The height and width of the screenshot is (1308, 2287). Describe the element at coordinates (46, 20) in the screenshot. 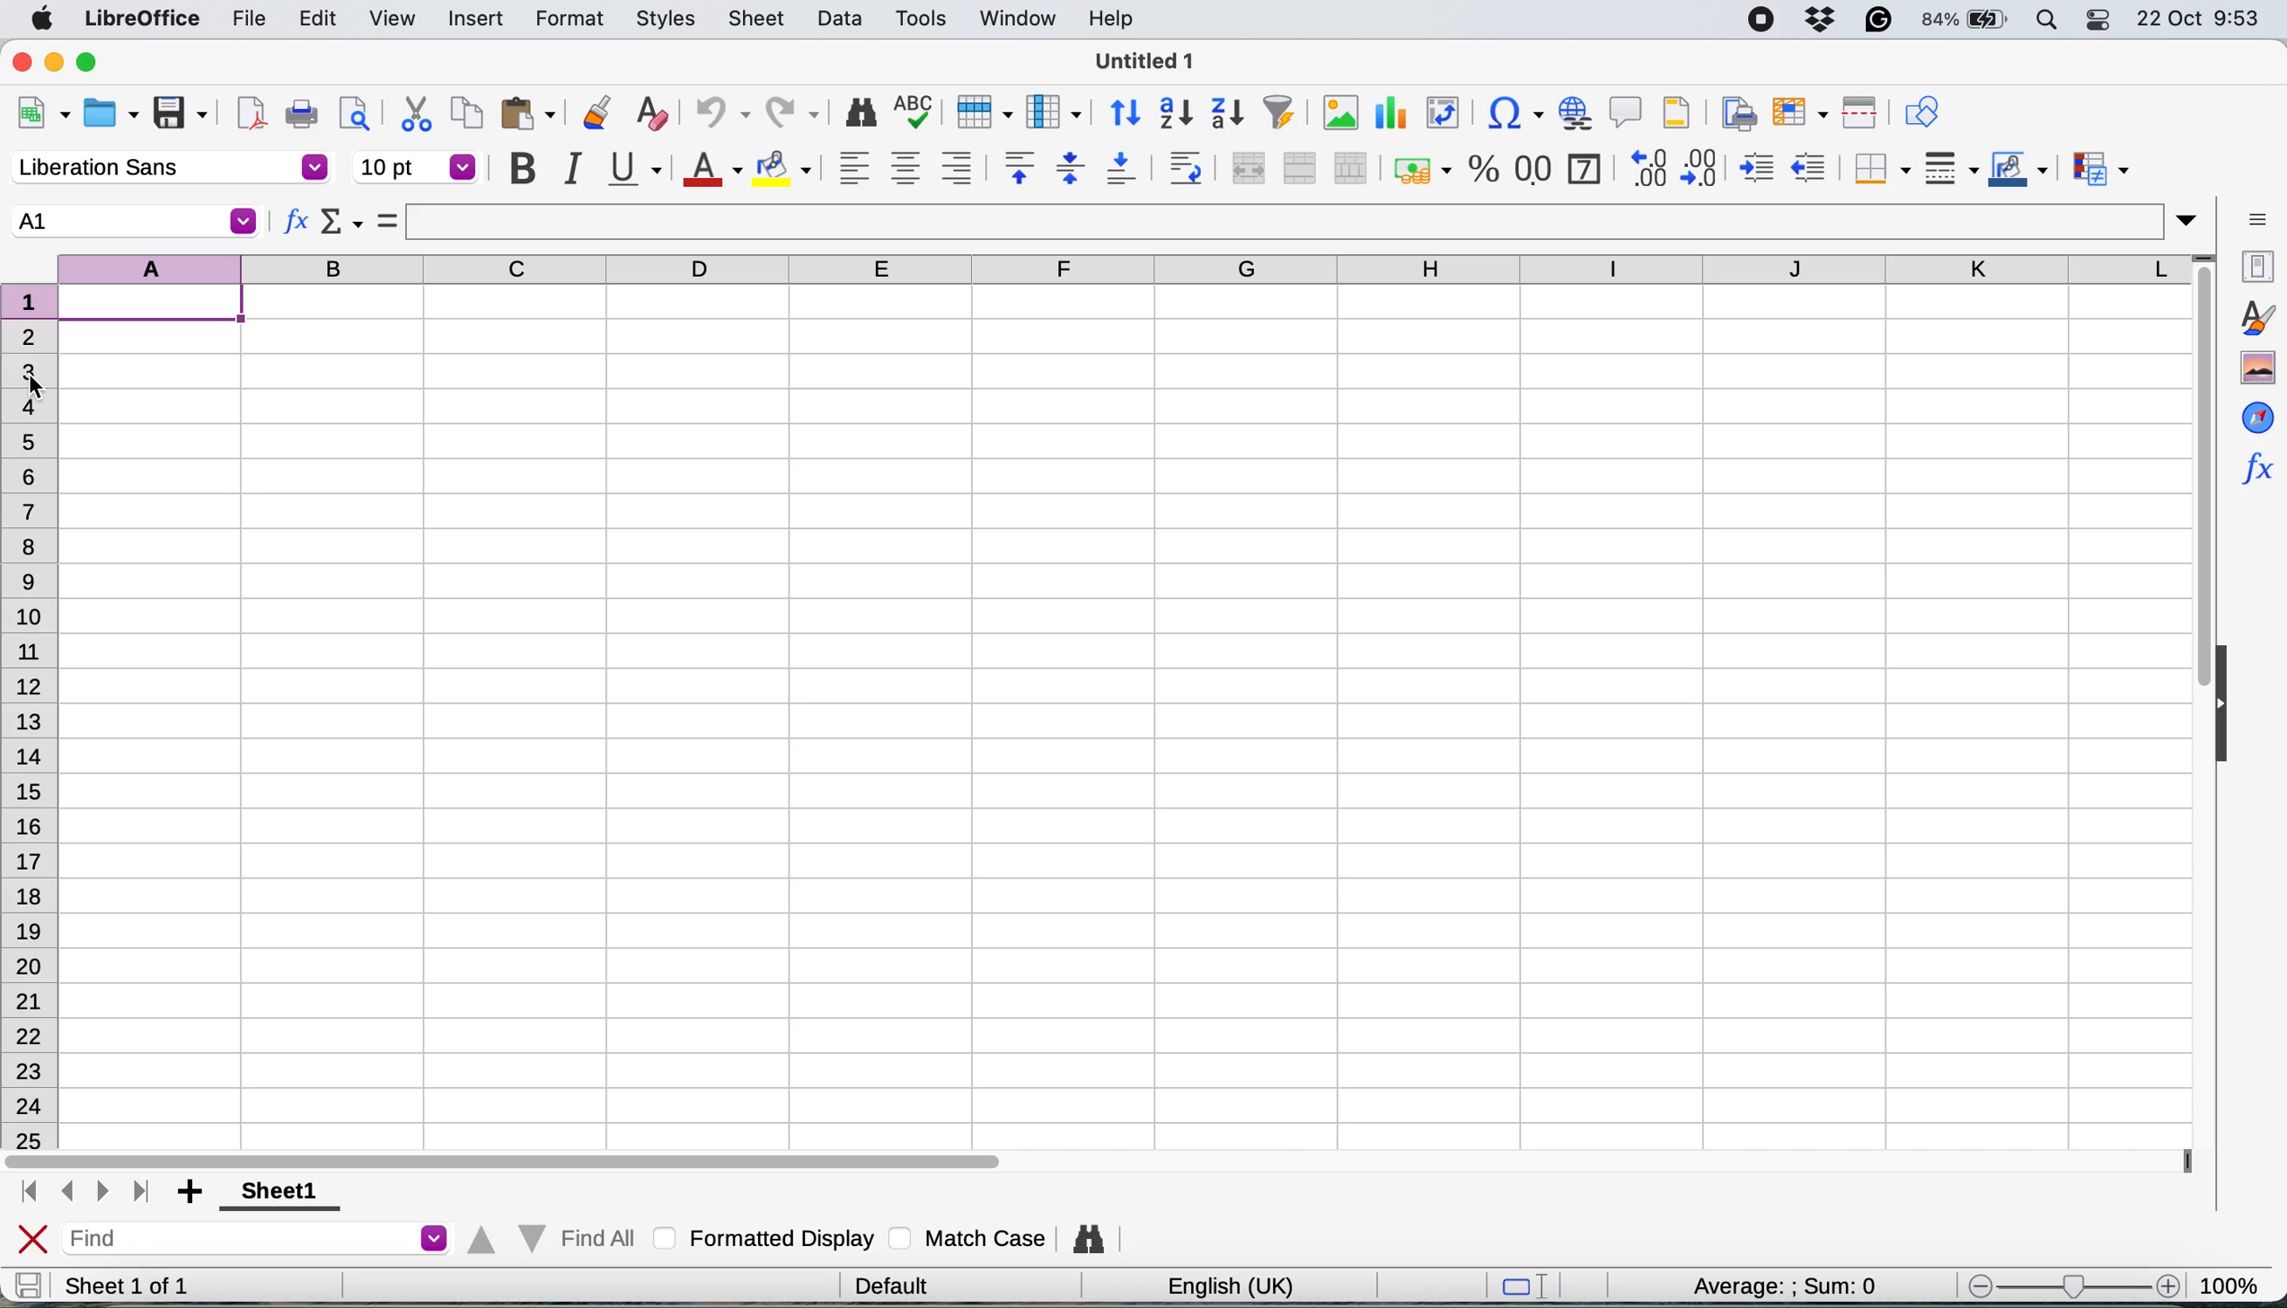

I see `system logo` at that location.